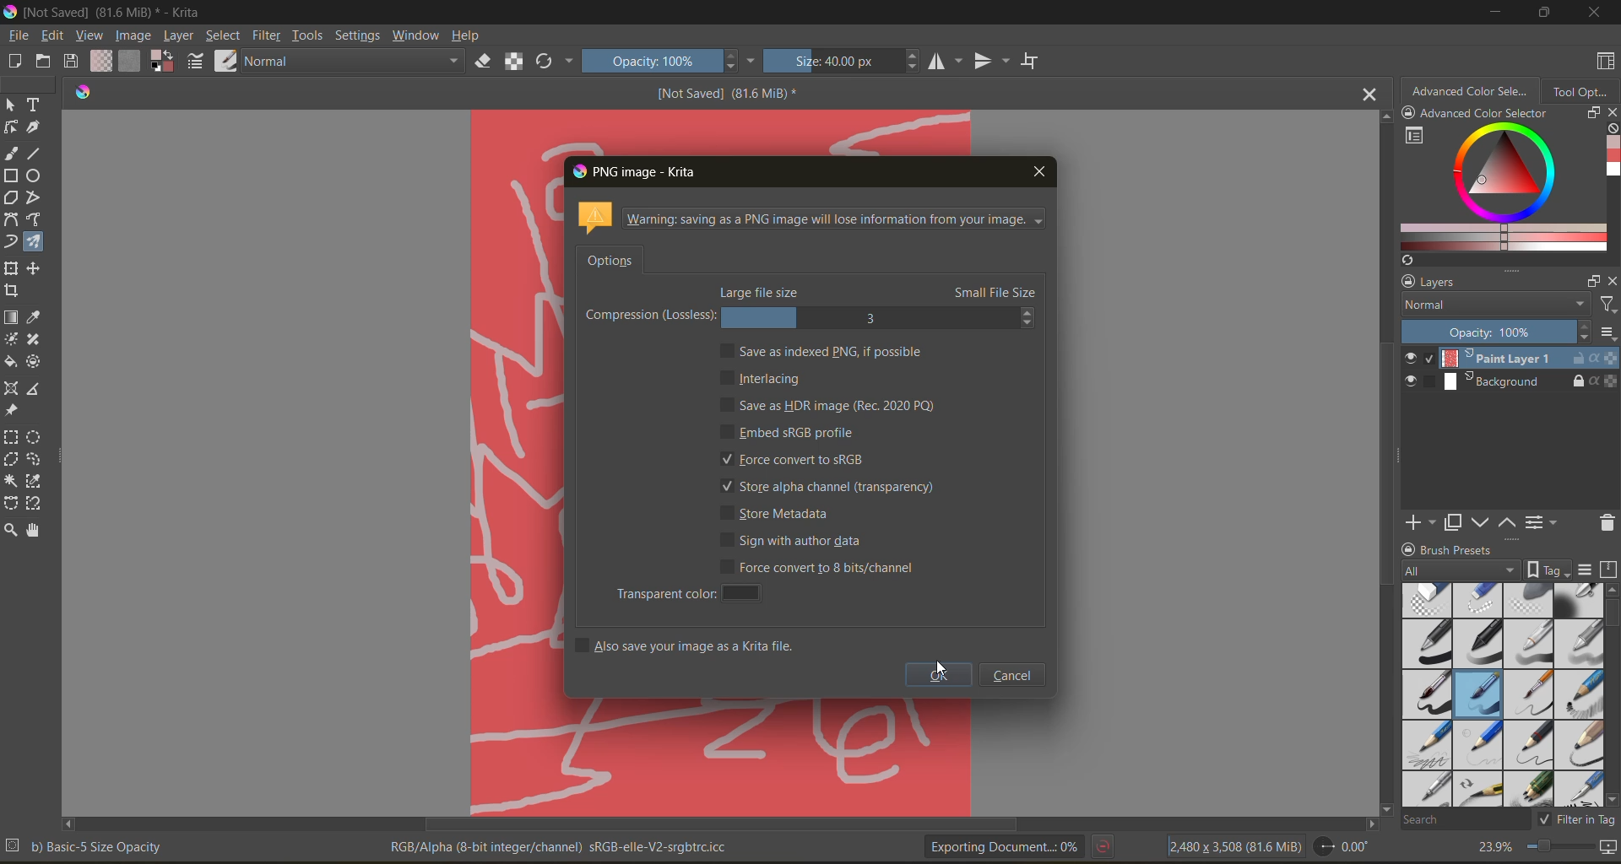 The width and height of the screenshot is (1621, 864). Describe the element at coordinates (10, 437) in the screenshot. I see `tool` at that location.